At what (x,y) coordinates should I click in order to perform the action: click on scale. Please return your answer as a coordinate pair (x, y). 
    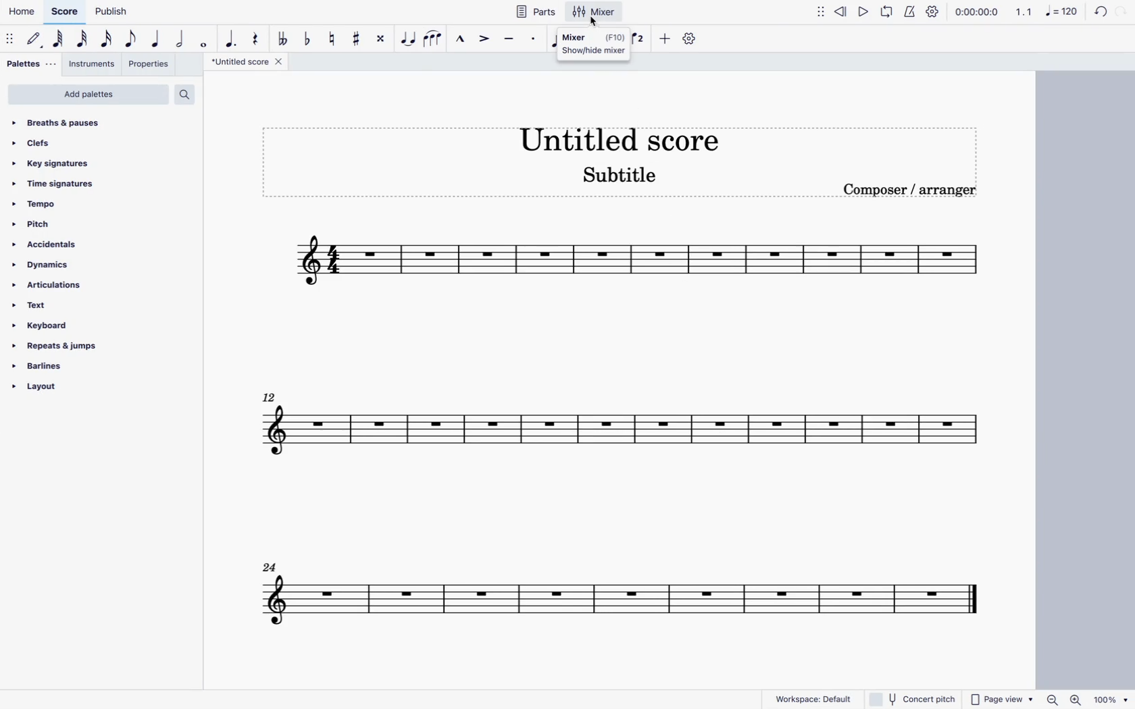
    Looking at the image, I should click on (617, 601).